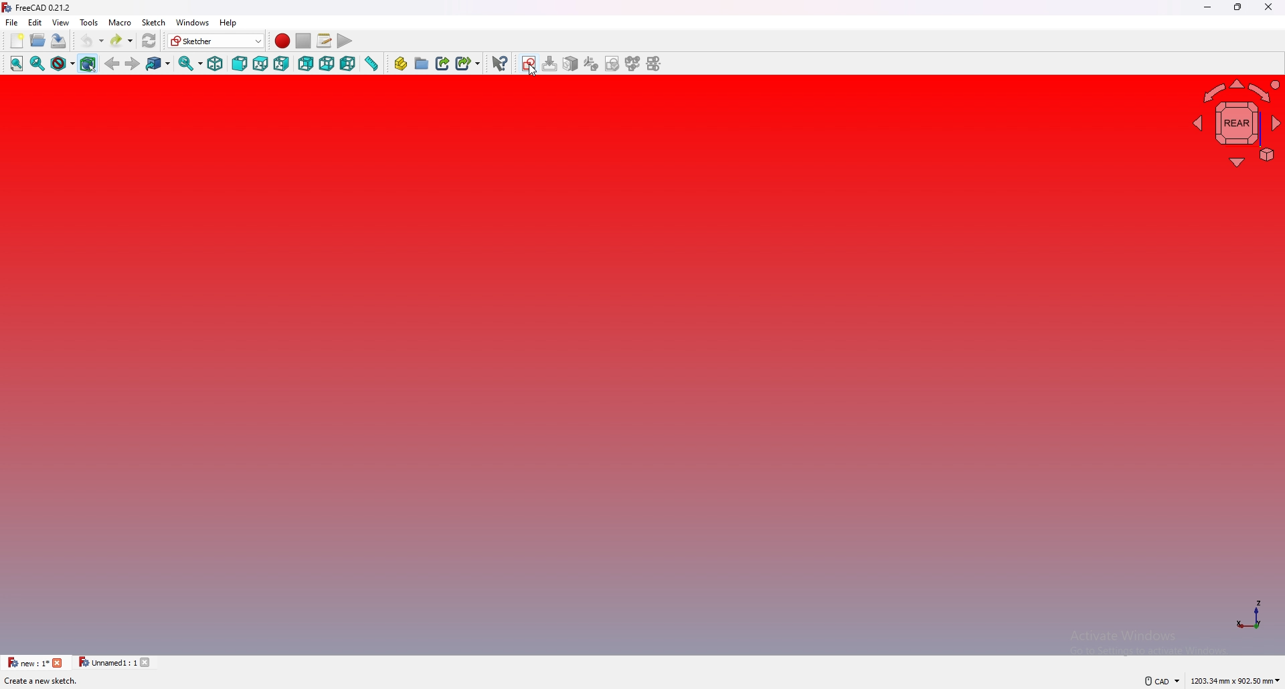 The image size is (1285, 689). What do you see at coordinates (16, 64) in the screenshot?
I see `fit all` at bounding box center [16, 64].